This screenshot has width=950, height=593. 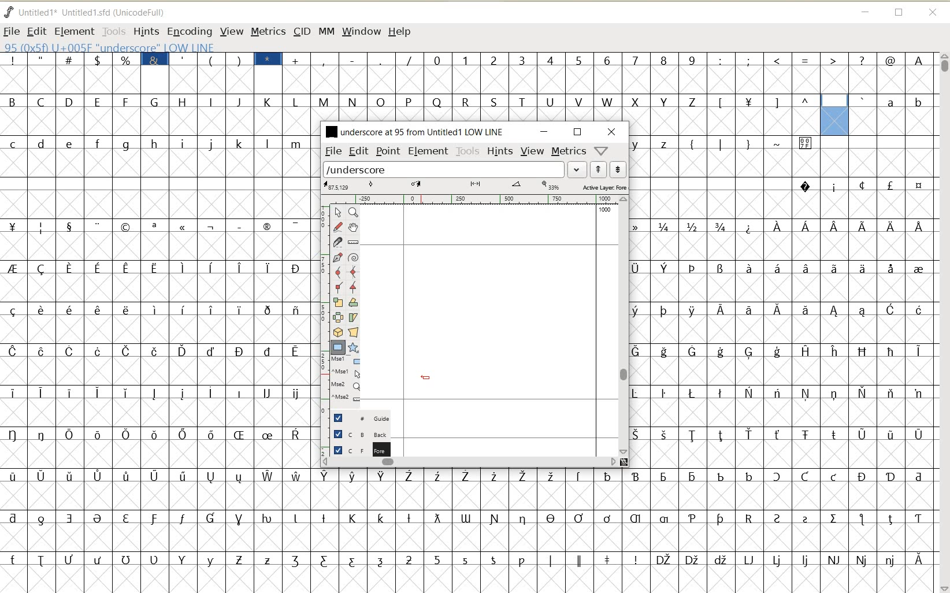 I want to click on FONTFORGE, so click(x=9, y=12).